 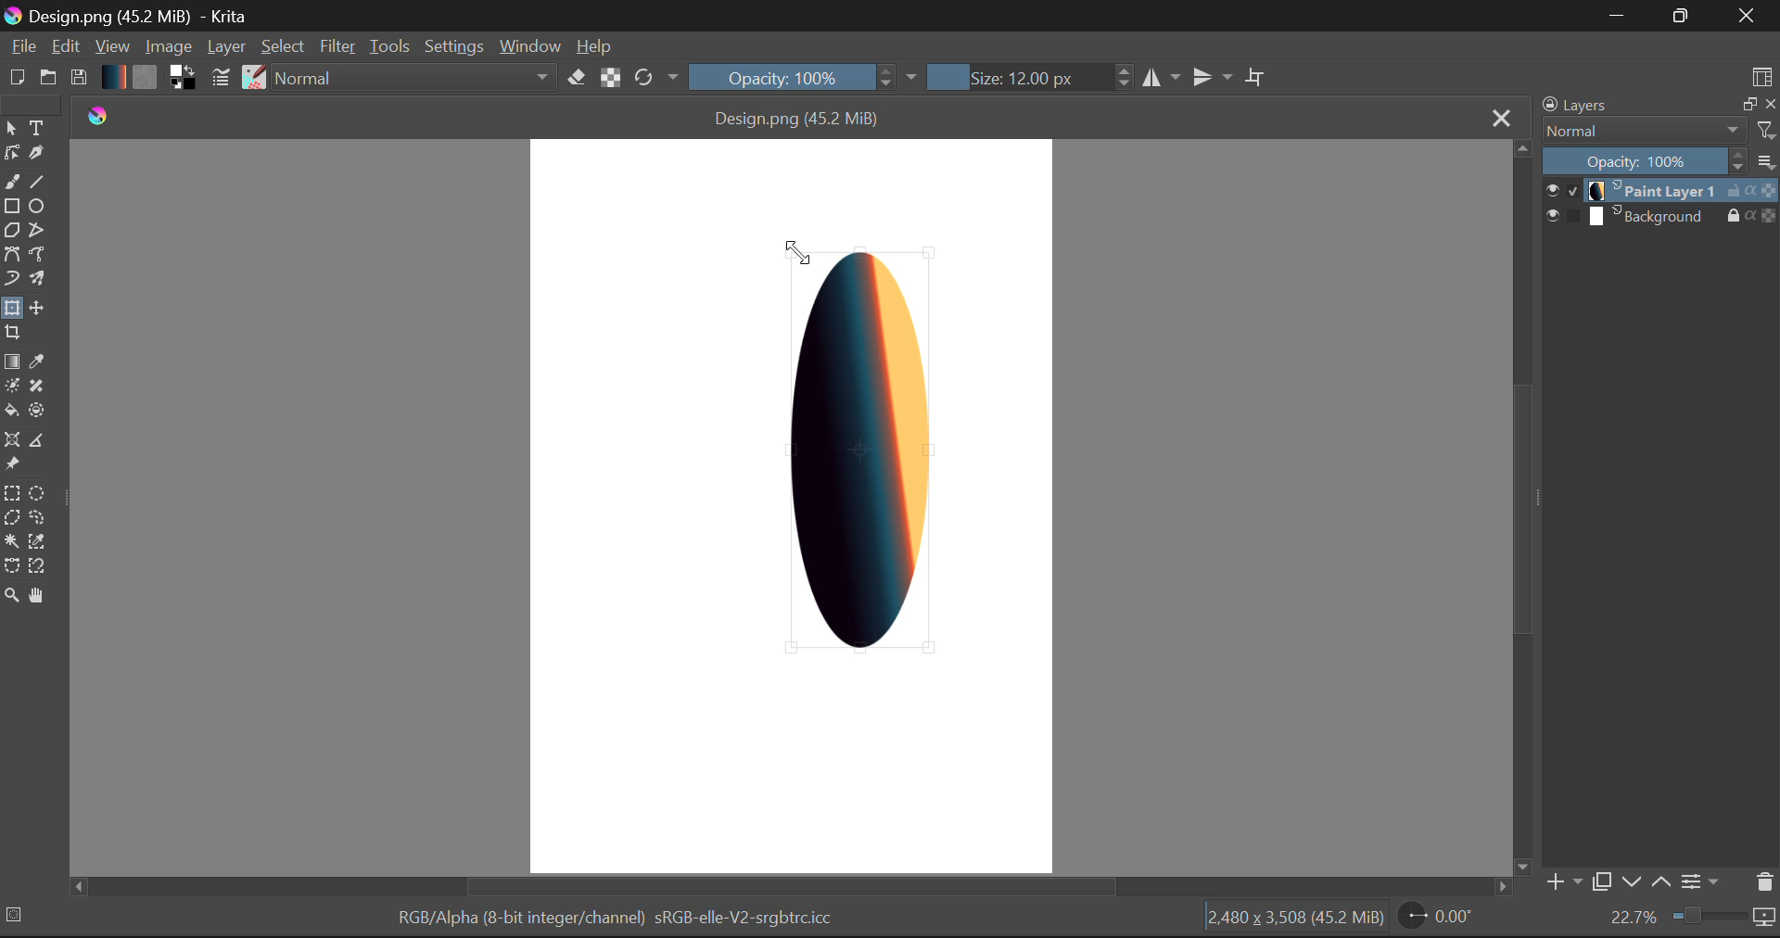 I want to click on Window, so click(x=529, y=47).